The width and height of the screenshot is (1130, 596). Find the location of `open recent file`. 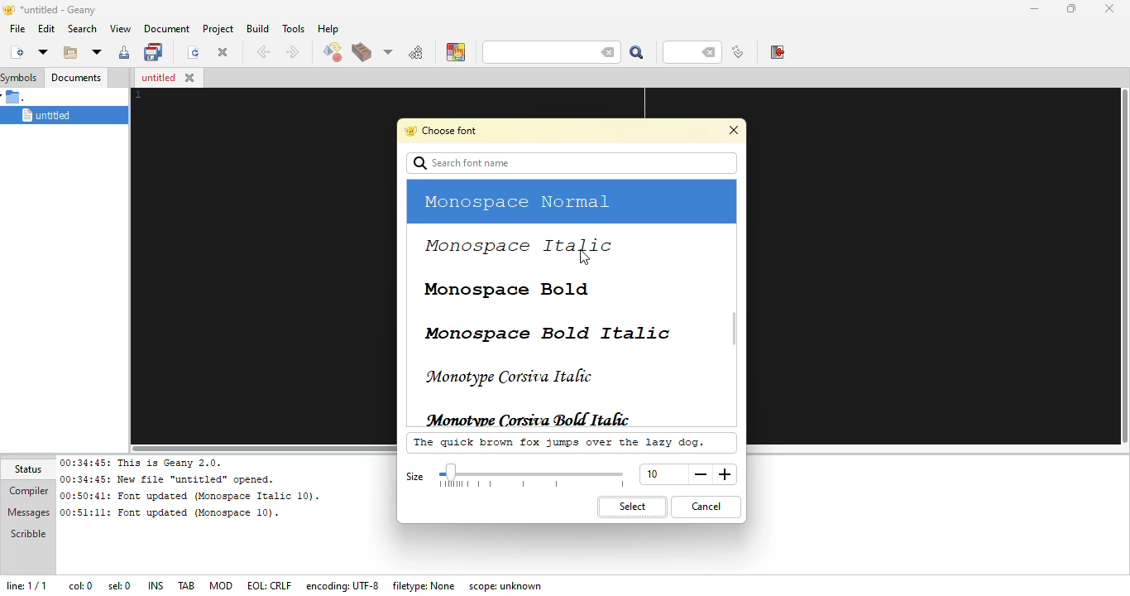

open recent file is located at coordinates (95, 52).